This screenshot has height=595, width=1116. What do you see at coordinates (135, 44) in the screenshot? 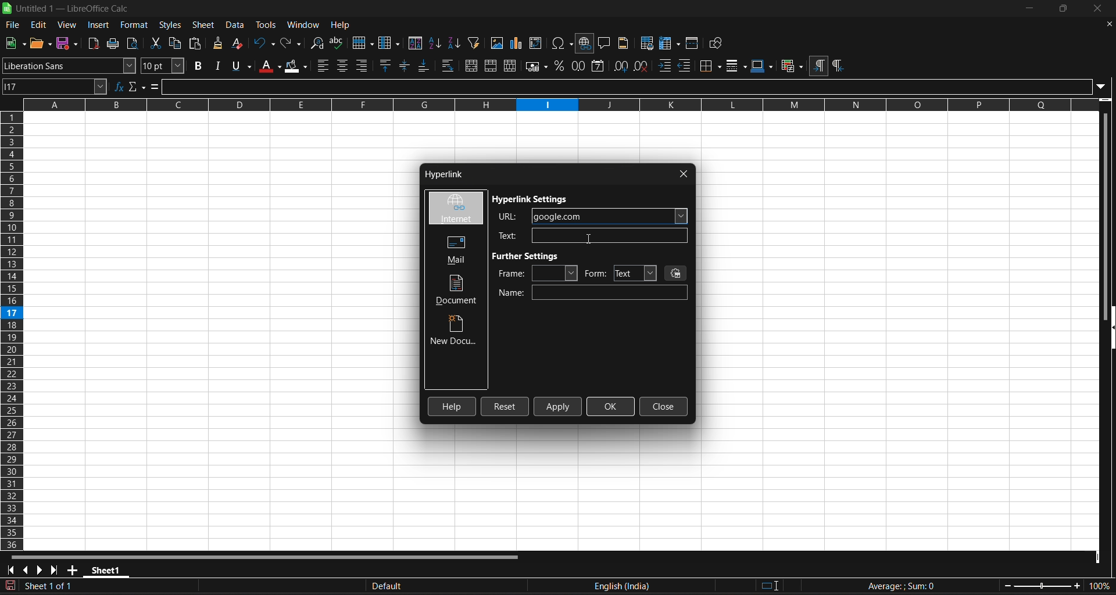
I see `toggle print preview` at bounding box center [135, 44].